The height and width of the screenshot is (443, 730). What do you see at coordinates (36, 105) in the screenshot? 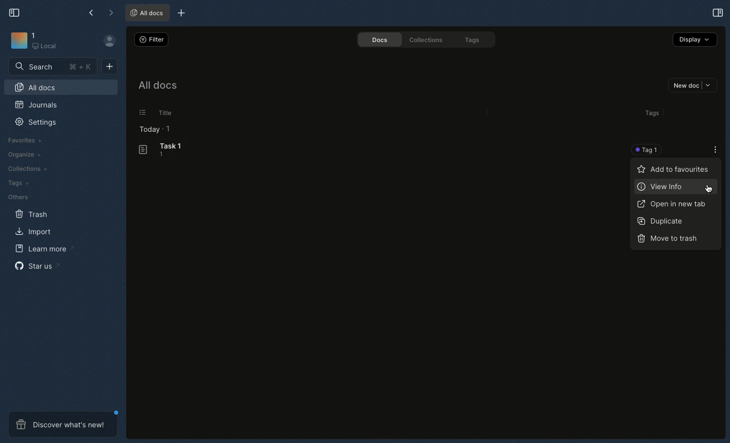
I see `Journals` at bounding box center [36, 105].